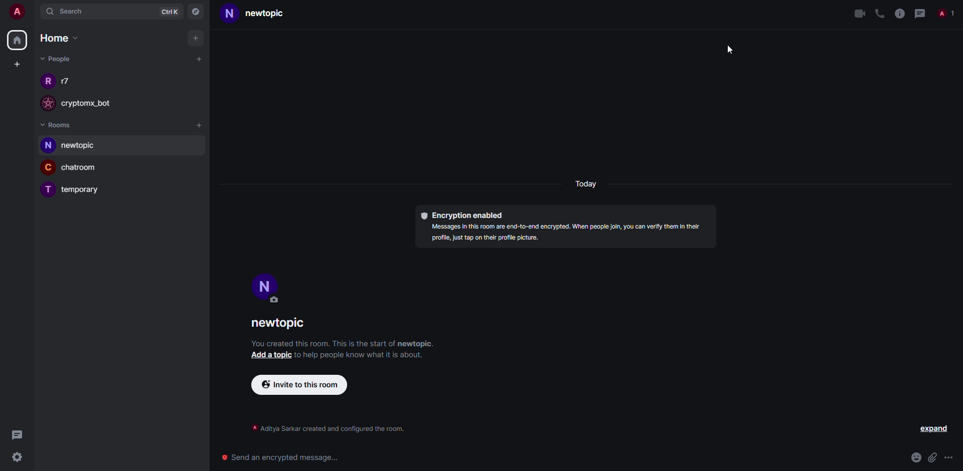 This screenshot has height=471, width=963. Describe the element at coordinates (363, 355) in the screenshot. I see `info` at that location.